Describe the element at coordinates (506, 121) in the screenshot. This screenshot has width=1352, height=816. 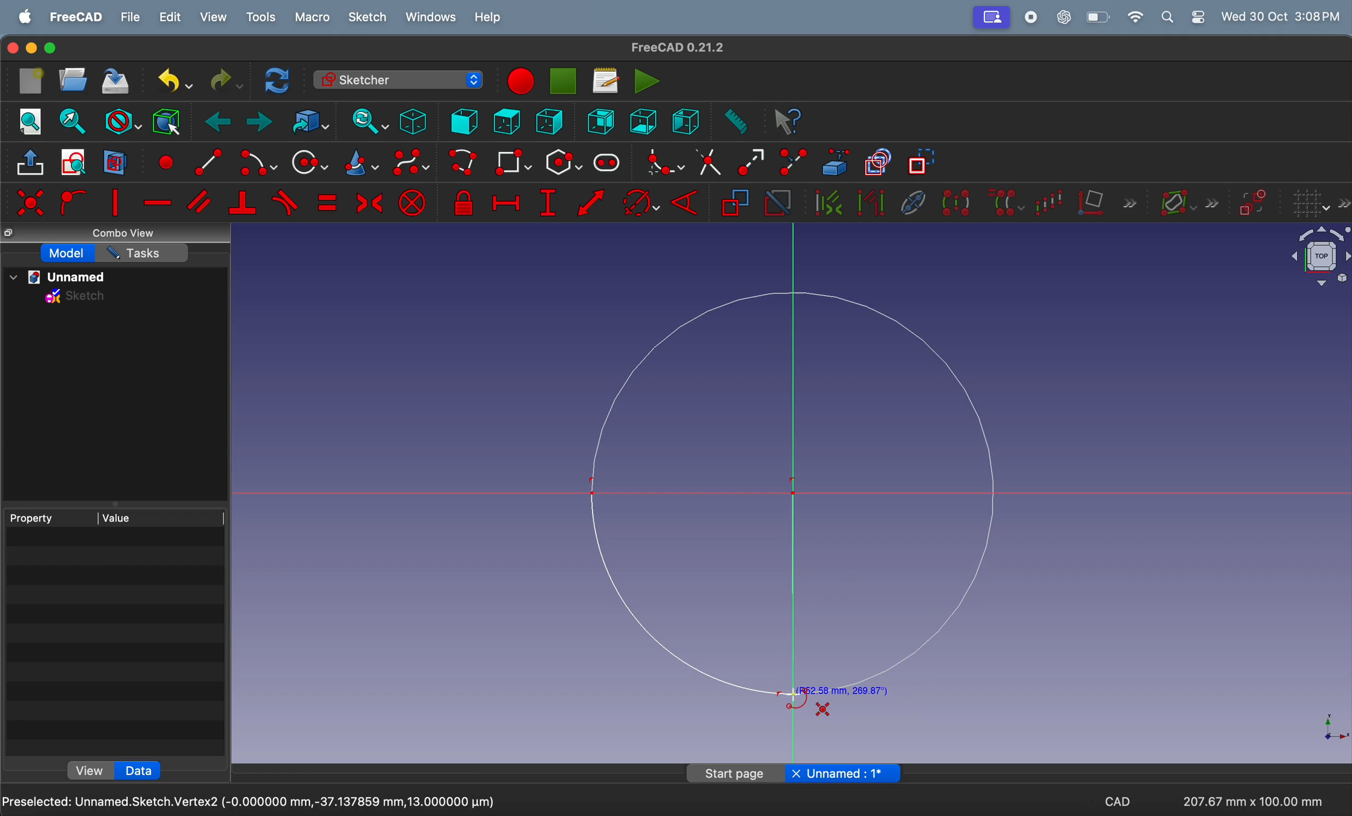
I see `top view` at that location.